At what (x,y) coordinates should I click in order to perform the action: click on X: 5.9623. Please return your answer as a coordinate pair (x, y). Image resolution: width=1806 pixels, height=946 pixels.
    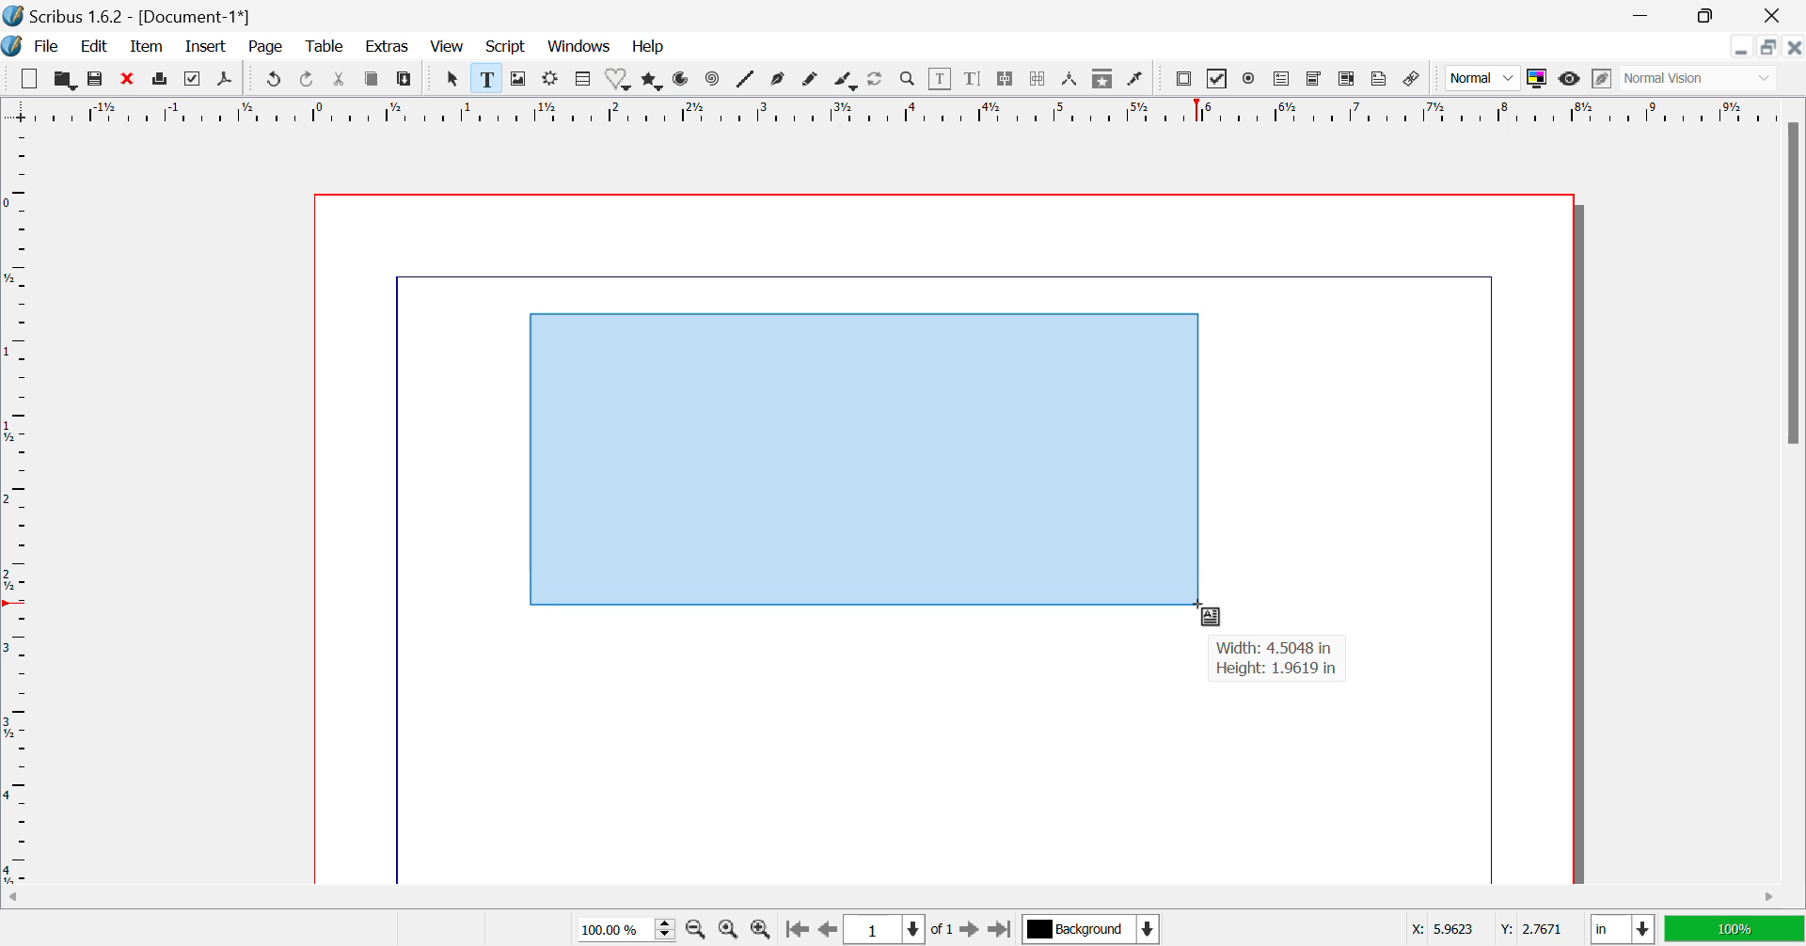
    Looking at the image, I should click on (1439, 927).